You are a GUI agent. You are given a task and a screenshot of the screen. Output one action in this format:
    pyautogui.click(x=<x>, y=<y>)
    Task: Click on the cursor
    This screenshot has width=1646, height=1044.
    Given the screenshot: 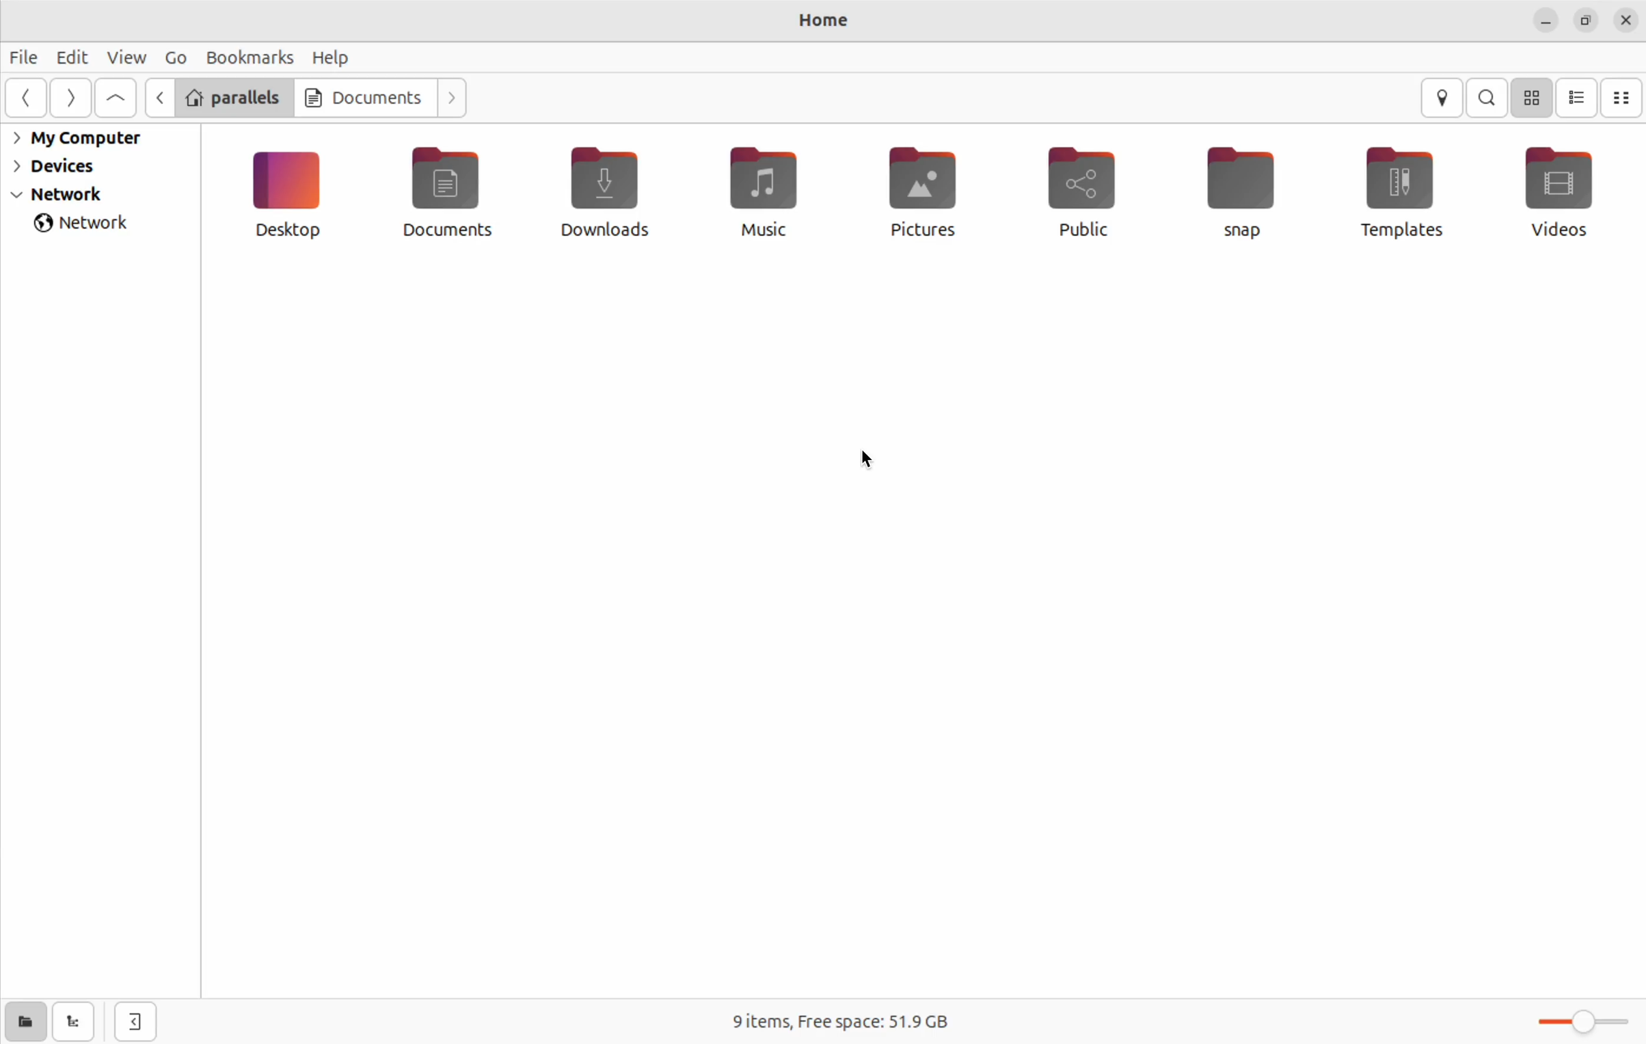 What is the action you would take?
    pyautogui.click(x=861, y=457)
    